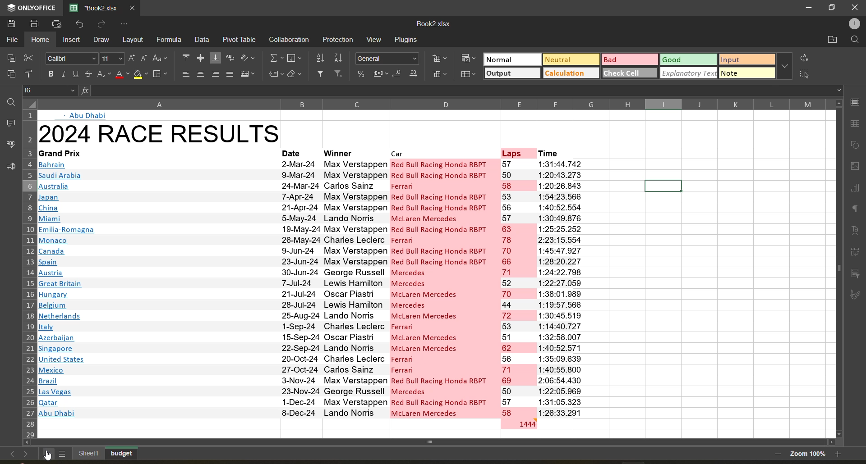  Describe the element at coordinates (746, 73) in the screenshot. I see `note` at that location.